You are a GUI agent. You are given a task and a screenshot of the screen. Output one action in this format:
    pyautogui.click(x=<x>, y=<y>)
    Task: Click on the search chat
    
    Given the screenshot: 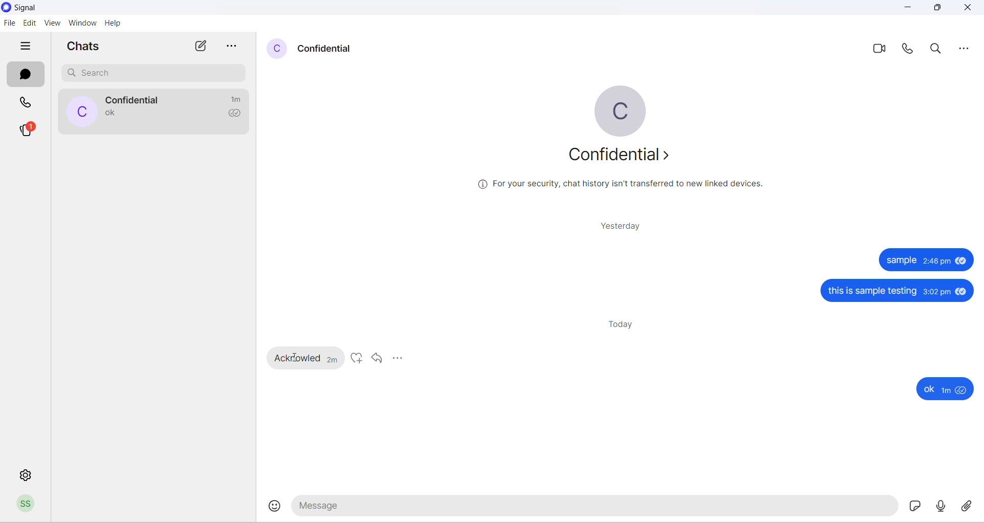 What is the action you would take?
    pyautogui.click(x=151, y=73)
    